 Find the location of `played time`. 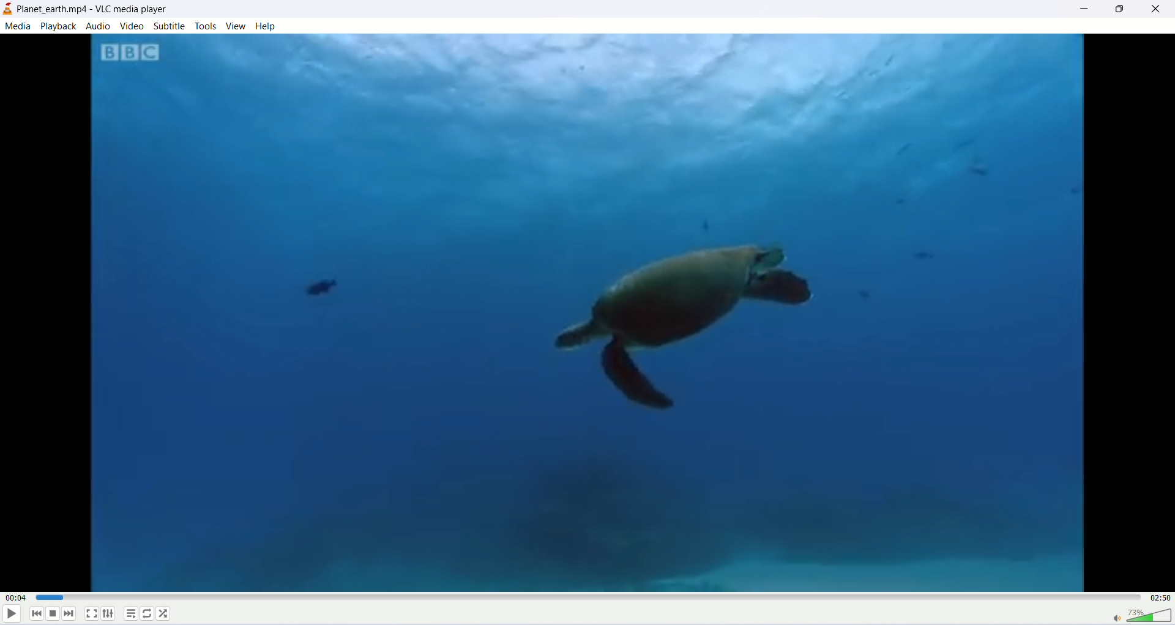

played time is located at coordinates (15, 599).